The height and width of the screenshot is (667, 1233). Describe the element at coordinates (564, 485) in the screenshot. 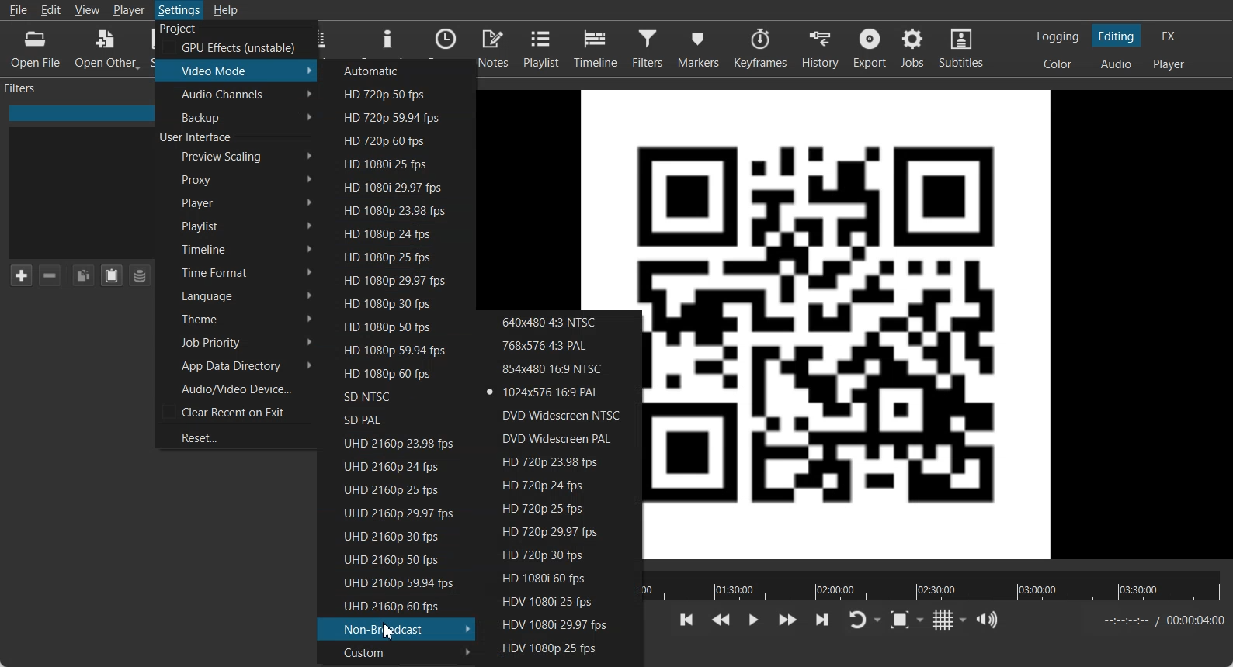

I see `HD 720p 24 fps` at that location.